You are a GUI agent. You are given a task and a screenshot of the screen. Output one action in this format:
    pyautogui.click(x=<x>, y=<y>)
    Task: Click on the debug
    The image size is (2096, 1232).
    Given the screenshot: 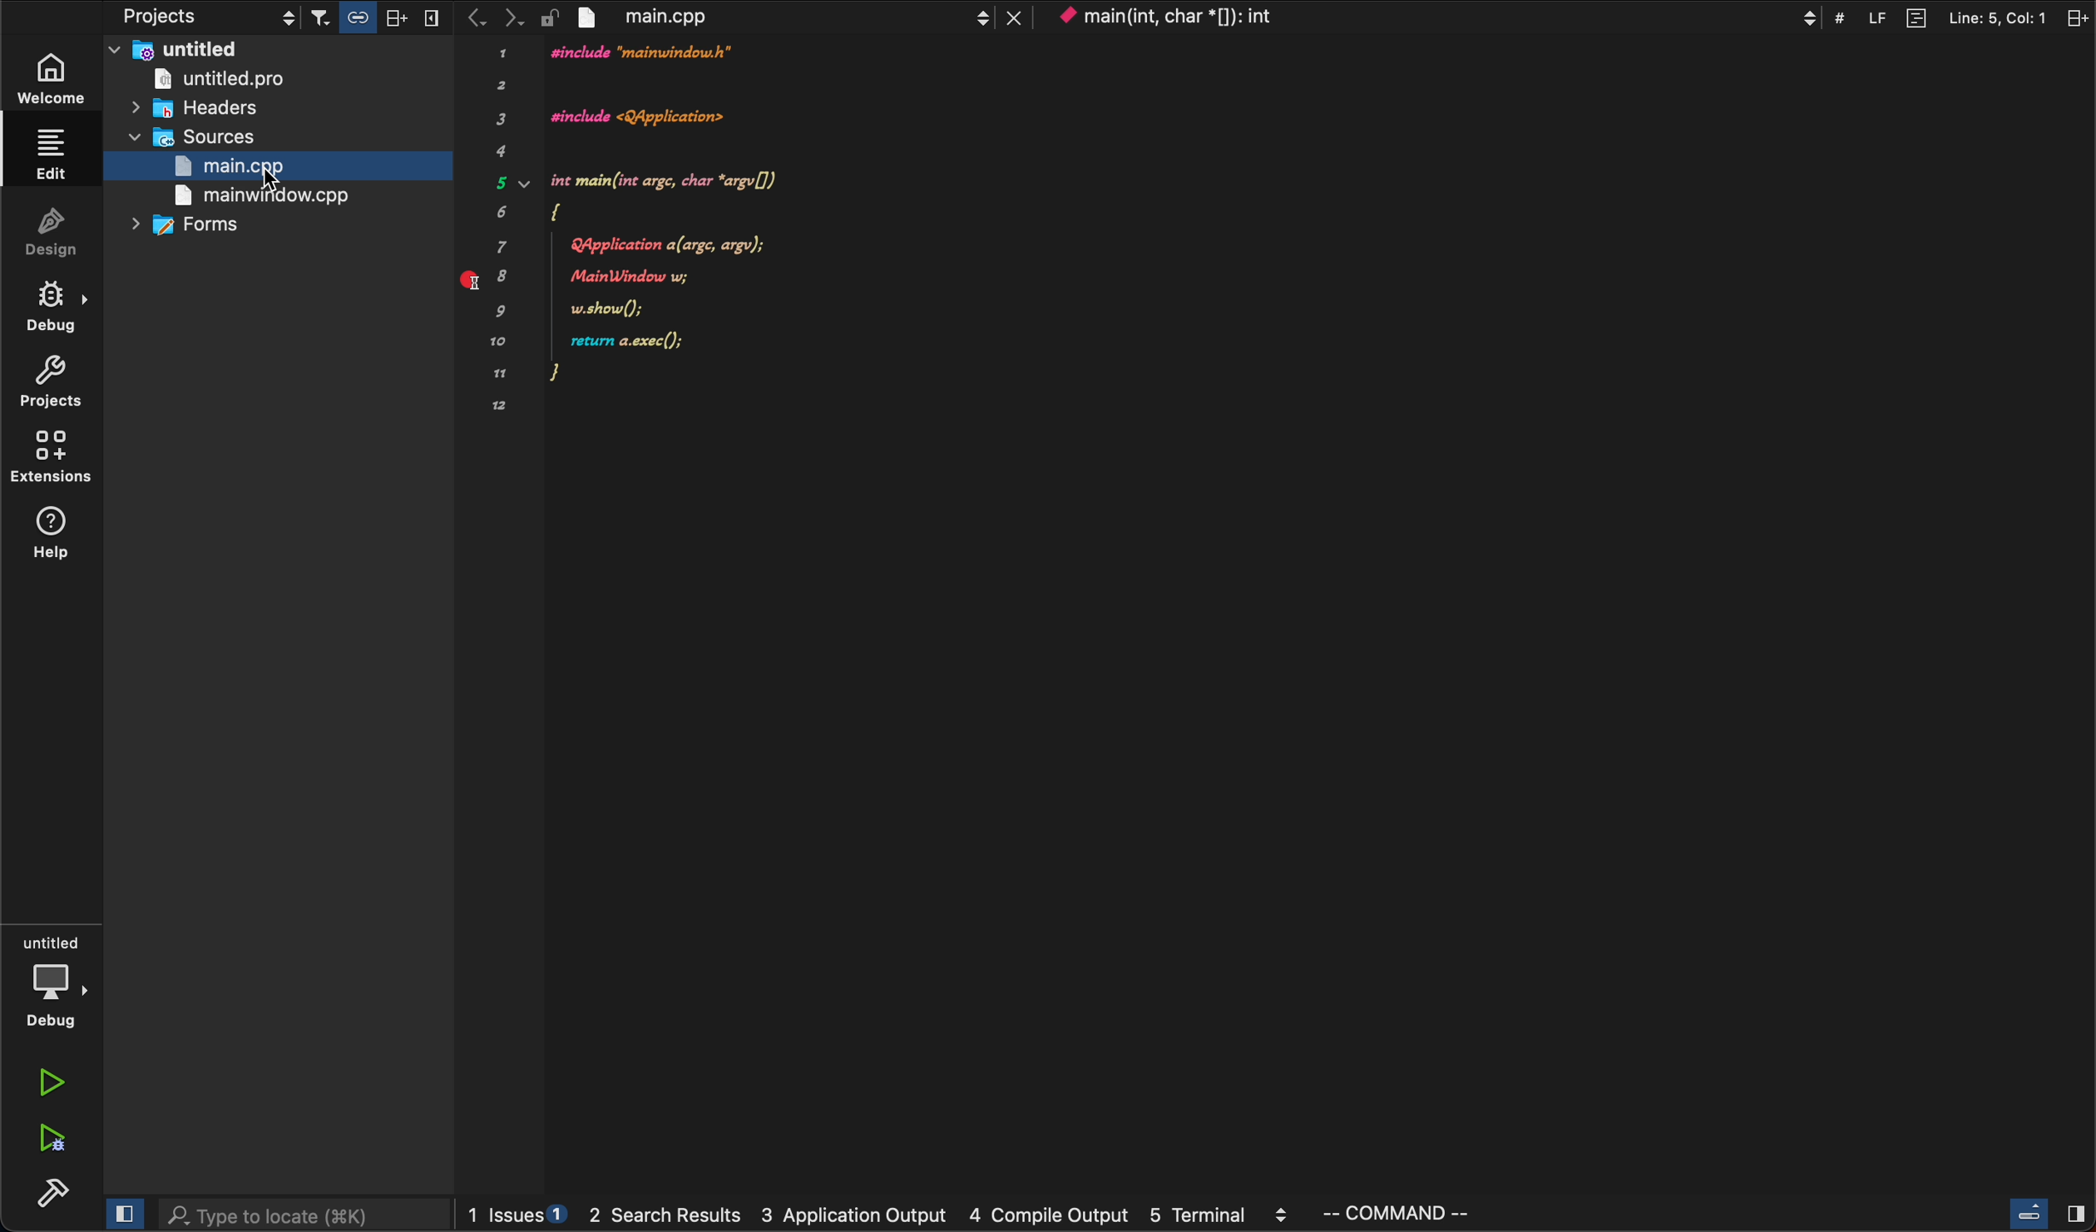 What is the action you would take?
    pyautogui.click(x=56, y=306)
    